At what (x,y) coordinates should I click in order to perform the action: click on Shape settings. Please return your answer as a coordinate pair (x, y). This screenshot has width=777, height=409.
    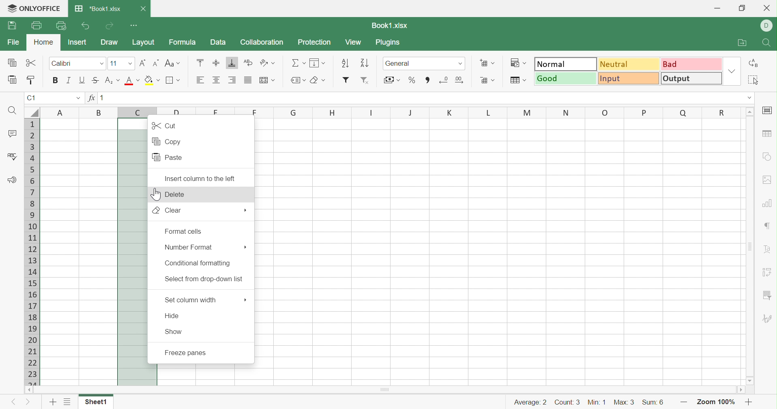
    Looking at the image, I should click on (767, 156).